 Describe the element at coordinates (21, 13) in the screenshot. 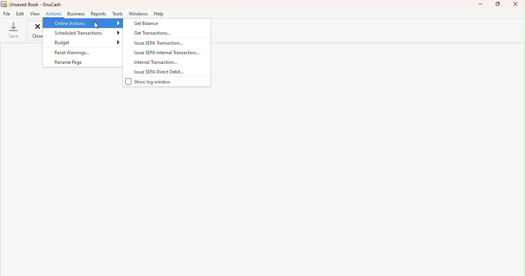

I see `Edit` at that location.